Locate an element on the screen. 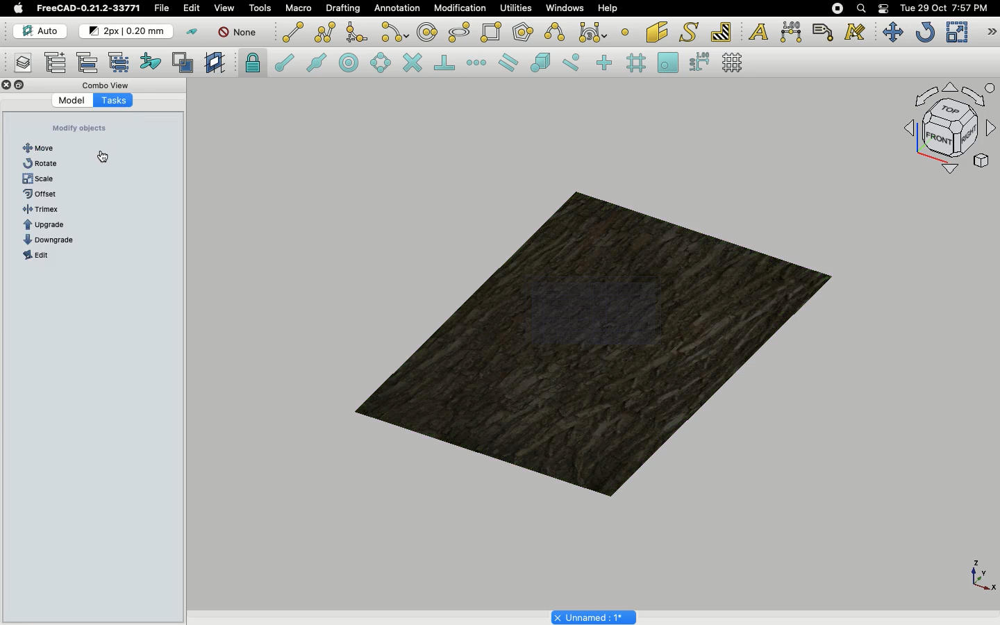  Shape from text is located at coordinates (691, 33).